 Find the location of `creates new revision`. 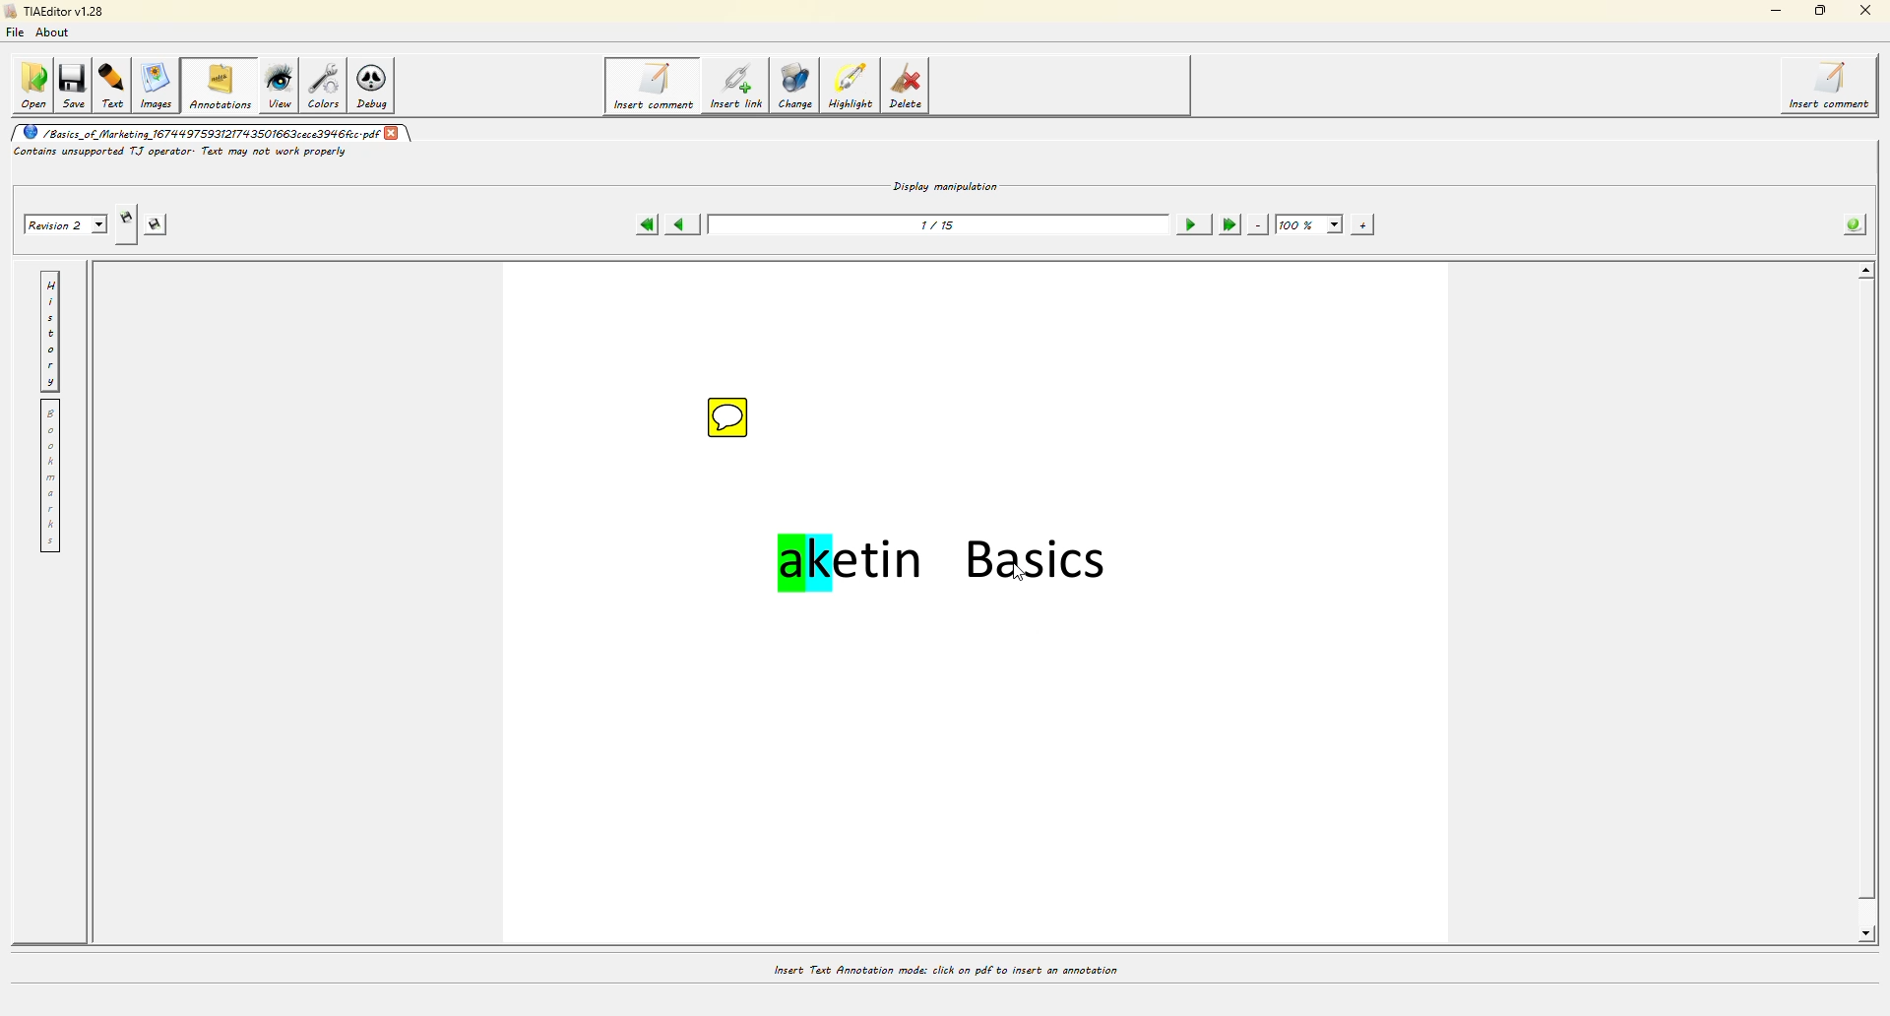

creates new revision is located at coordinates (125, 224).